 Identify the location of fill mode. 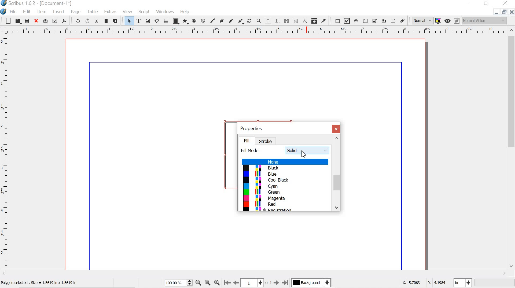
(251, 151).